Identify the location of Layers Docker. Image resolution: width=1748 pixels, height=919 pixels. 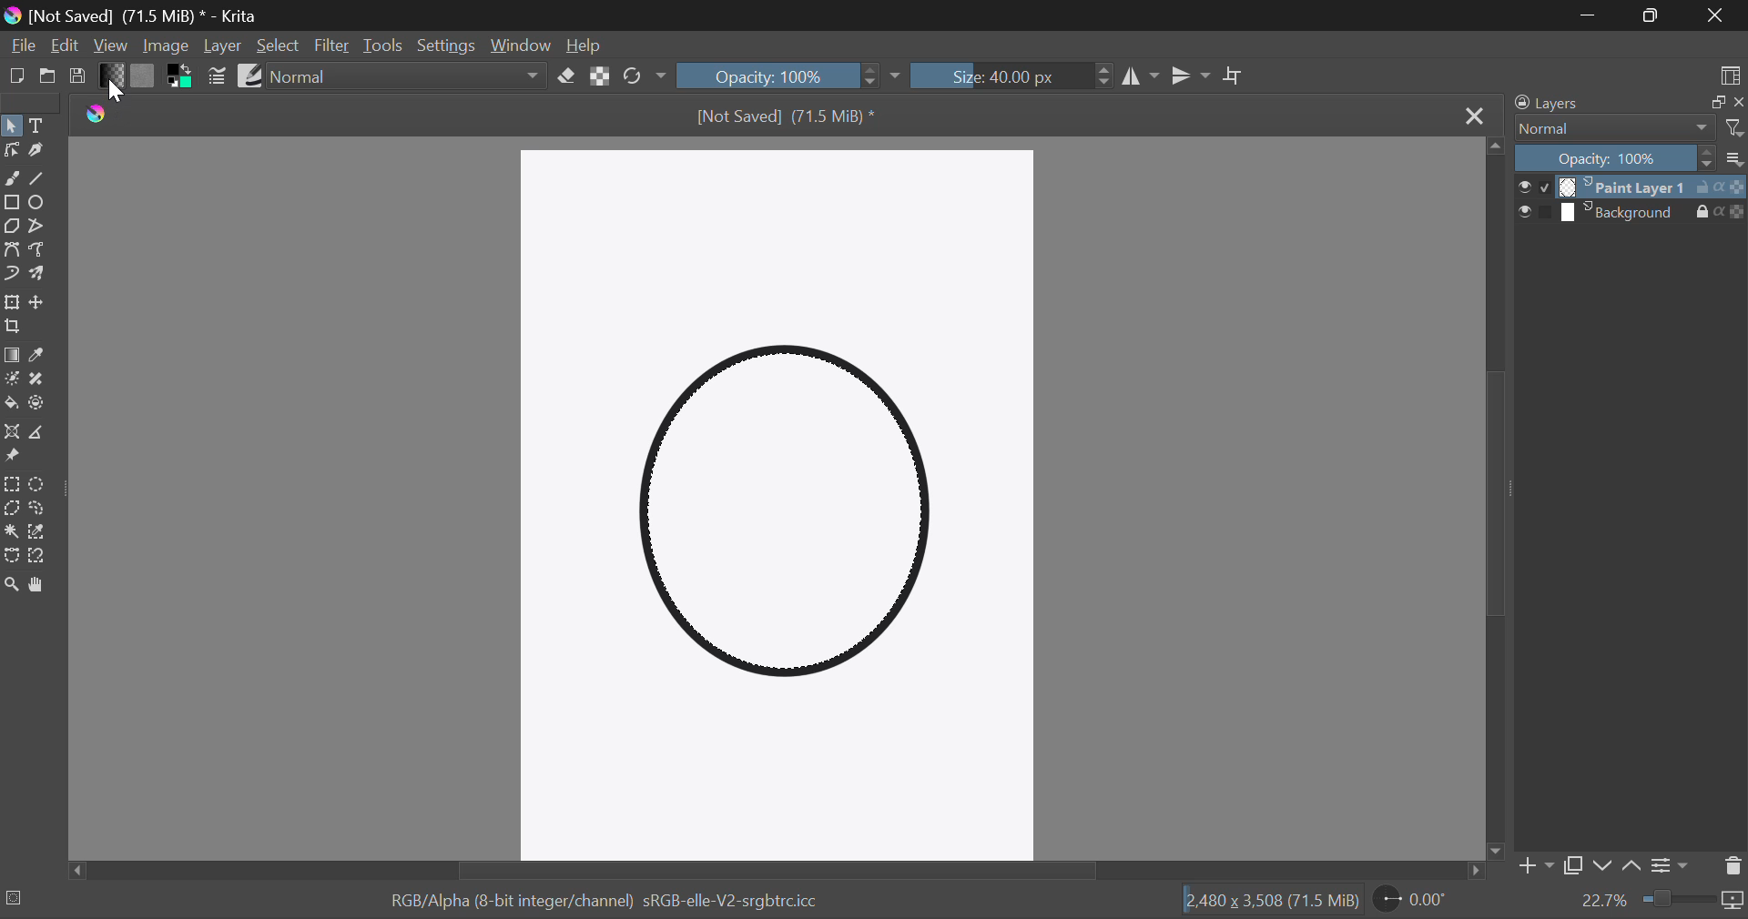
(1563, 103).